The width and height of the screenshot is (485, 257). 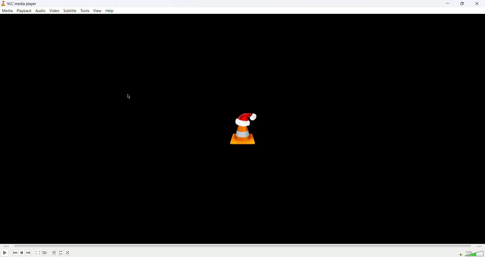 What do you see at coordinates (60, 253) in the screenshot?
I see `toggle loop` at bounding box center [60, 253].